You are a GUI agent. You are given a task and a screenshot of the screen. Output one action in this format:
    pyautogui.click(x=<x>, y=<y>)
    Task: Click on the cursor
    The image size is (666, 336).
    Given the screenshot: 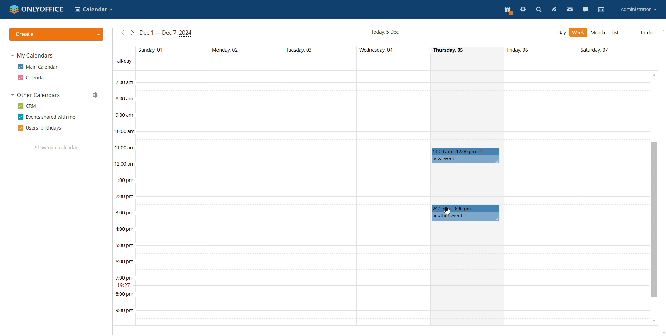 What is the action you would take?
    pyautogui.click(x=447, y=211)
    